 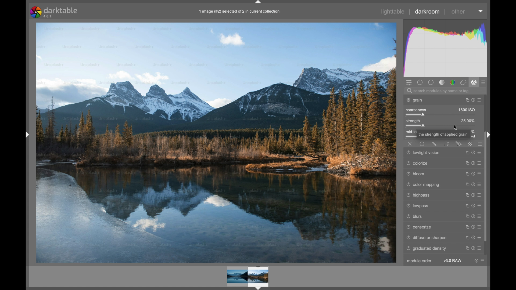 What do you see at coordinates (489, 135) in the screenshot?
I see `Drag handle` at bounding box center [489, 135].